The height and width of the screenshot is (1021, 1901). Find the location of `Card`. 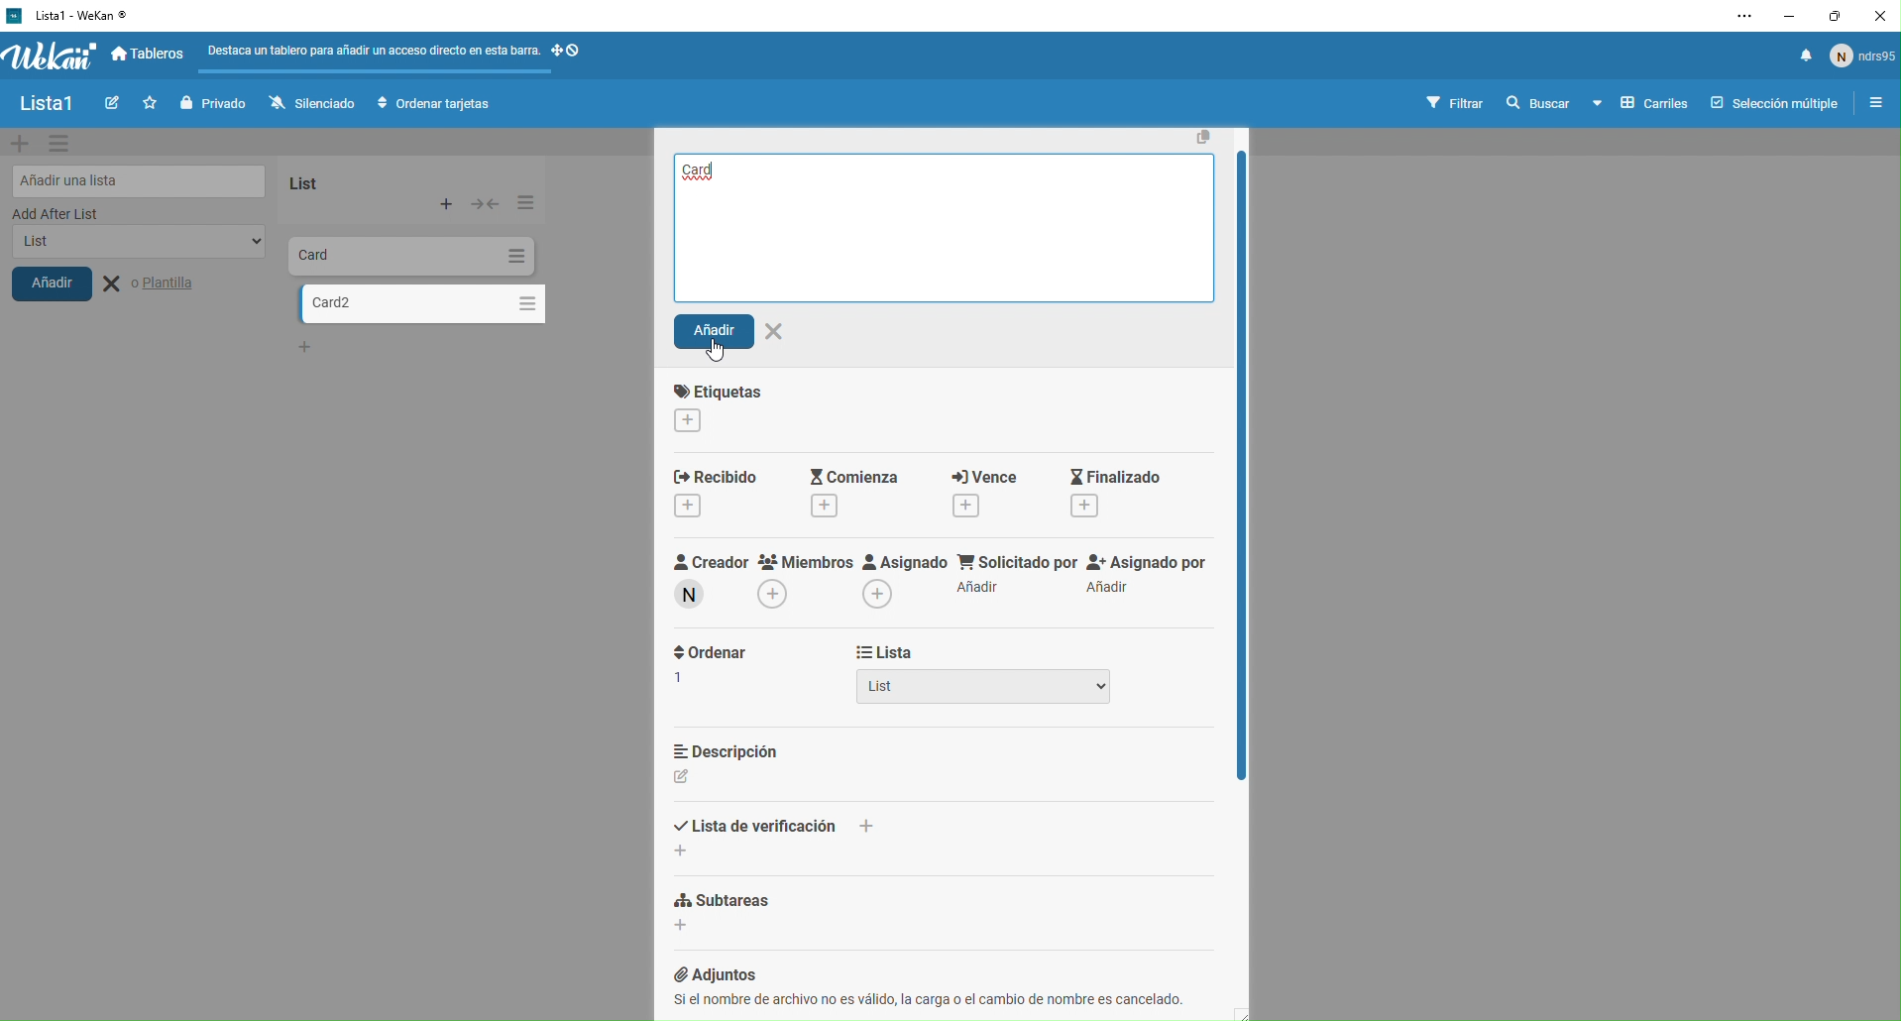

Card is located at coordinates (365, 254).